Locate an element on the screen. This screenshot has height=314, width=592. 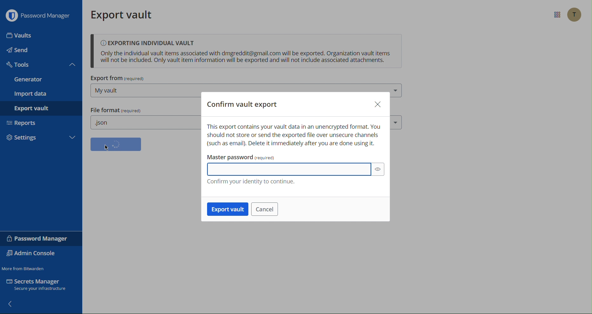
Export From is located at coordinates (118, 79).